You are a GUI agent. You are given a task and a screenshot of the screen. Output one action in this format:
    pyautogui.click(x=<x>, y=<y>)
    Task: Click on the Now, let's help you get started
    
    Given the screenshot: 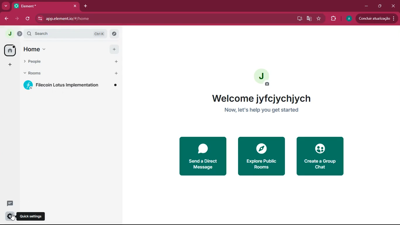 What is the action you would take?
    pyautogui.click(x=261, y=110)
    